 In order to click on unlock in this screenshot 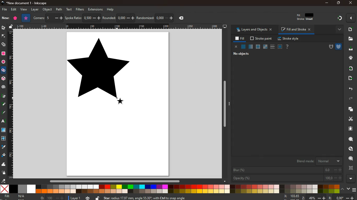, I will do `click(11, 27)`.